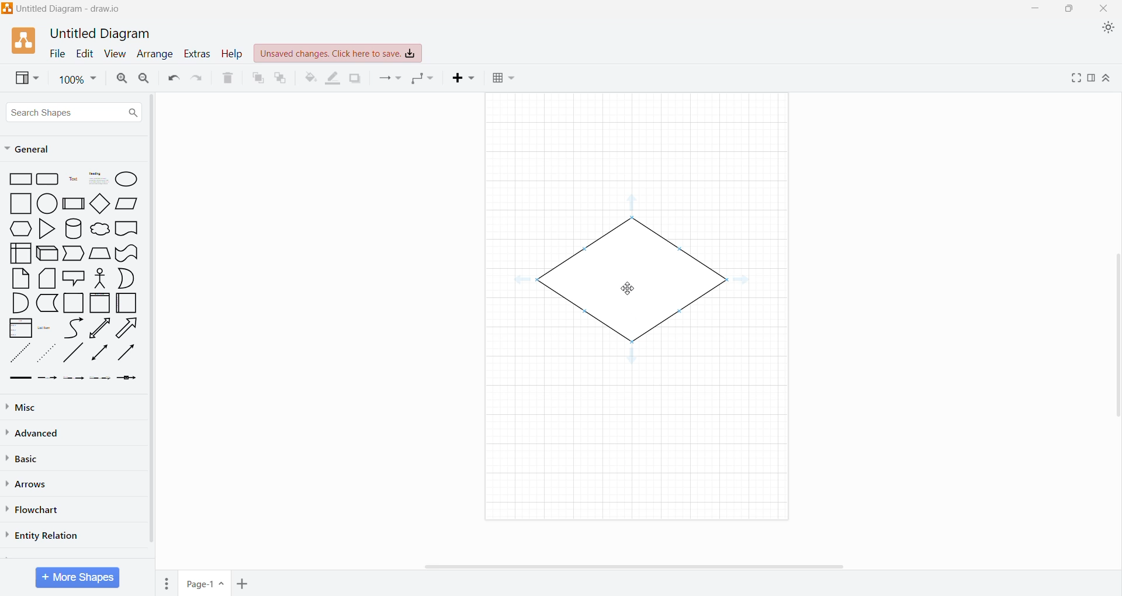 The image size is (1122, 596). Describe the element at coordinates (25, 41) in the screenshot. I see `Application Logo` at that location.